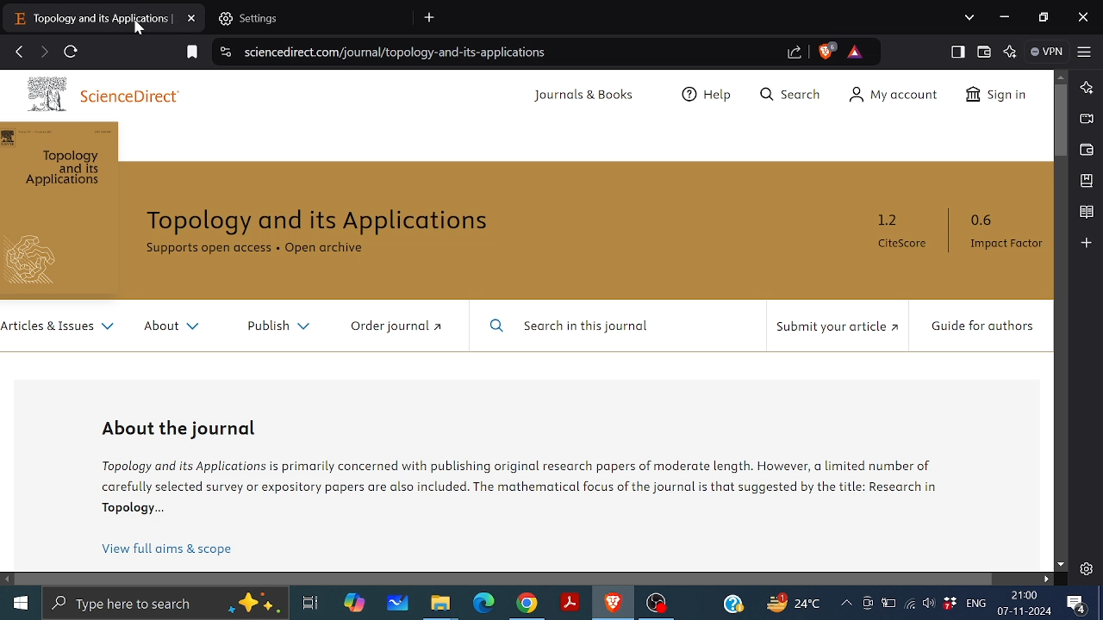 This screenshot has width=1103, height=620. Describe the element at coordinates (72, 53) in the screenshot. I see `Reload` at that location.